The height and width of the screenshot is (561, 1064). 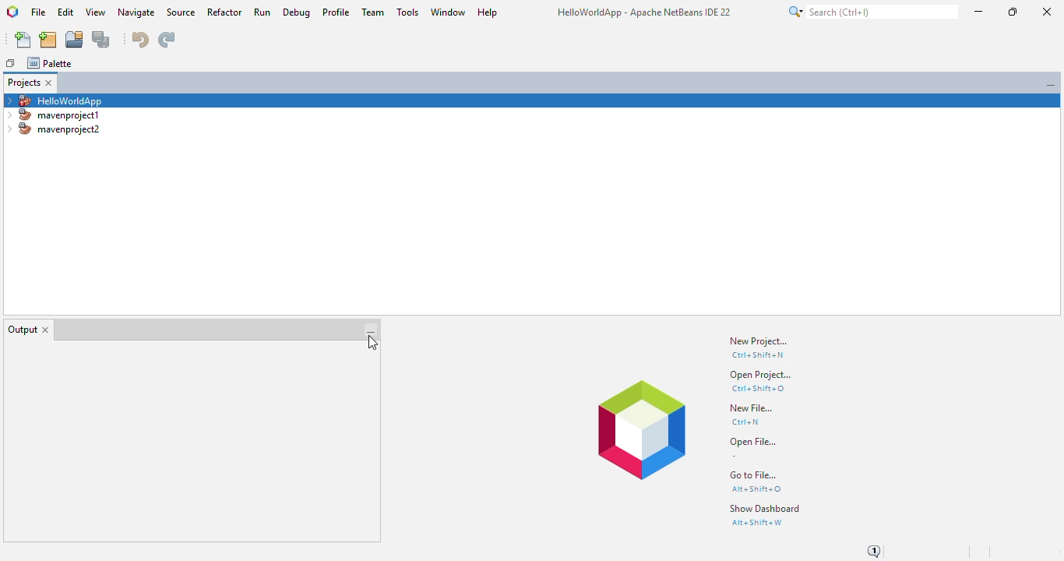 What do you see at coordinates (754, 475) in the screenshot?
I see `go to file` at bounding box center [754, 475].